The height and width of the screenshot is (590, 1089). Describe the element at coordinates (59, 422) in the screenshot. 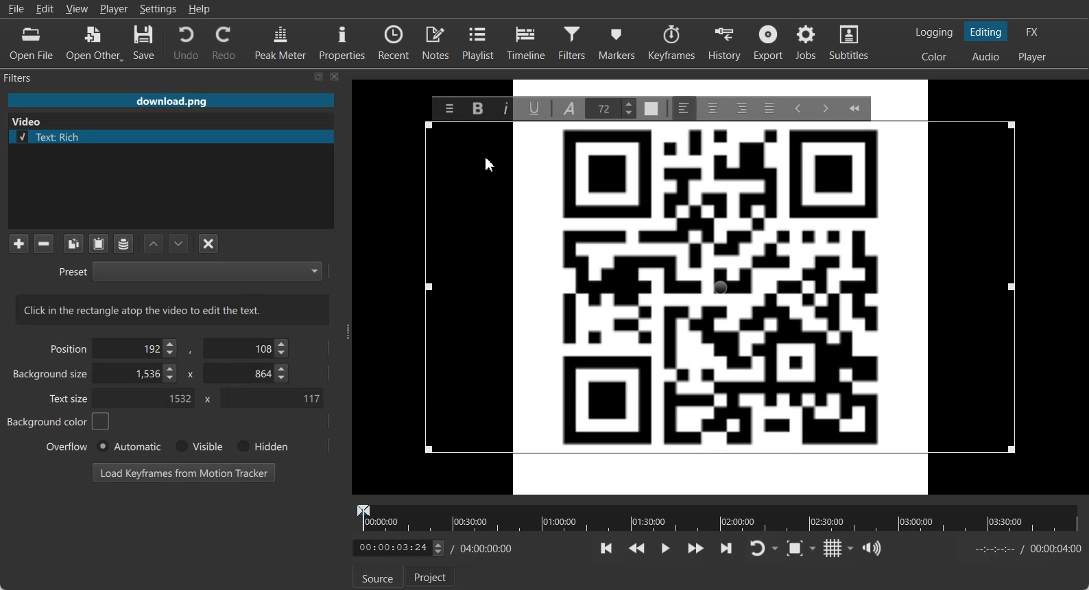

I see `Background color` at that location.